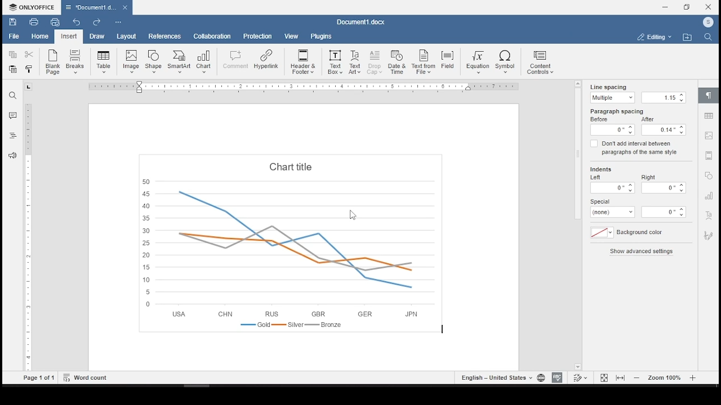 The height and width of the screenshot is (405, 721). Describe the element at coordinates (297, 87) in the screenshot. I see `ruler` at that location.